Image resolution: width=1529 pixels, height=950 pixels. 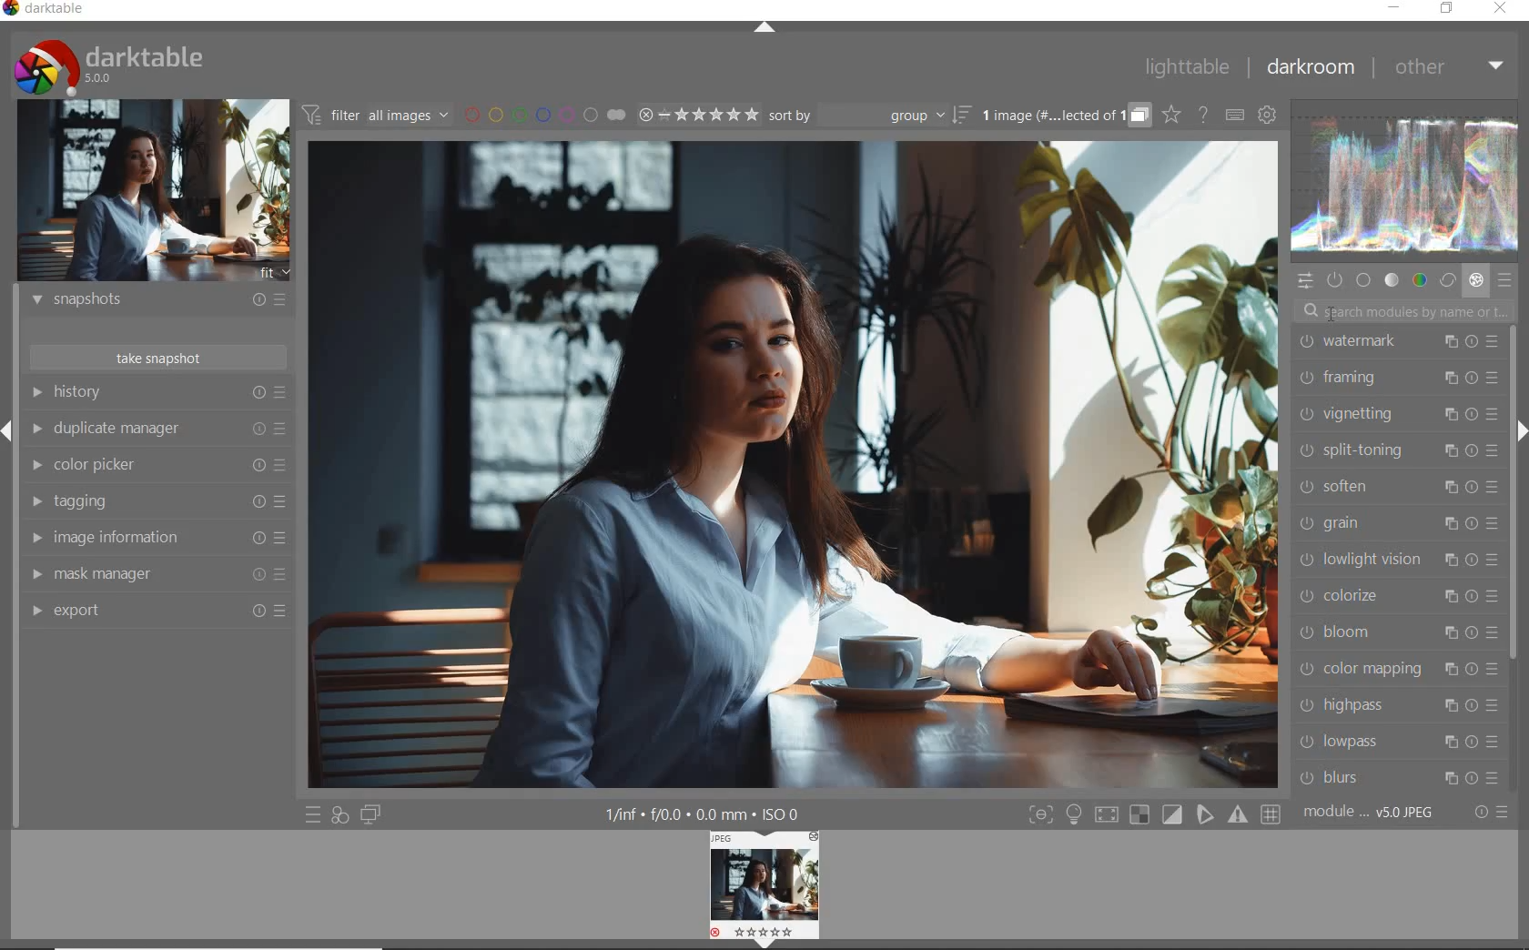 I want to click on lighttable, so click(x=1187, y=67).